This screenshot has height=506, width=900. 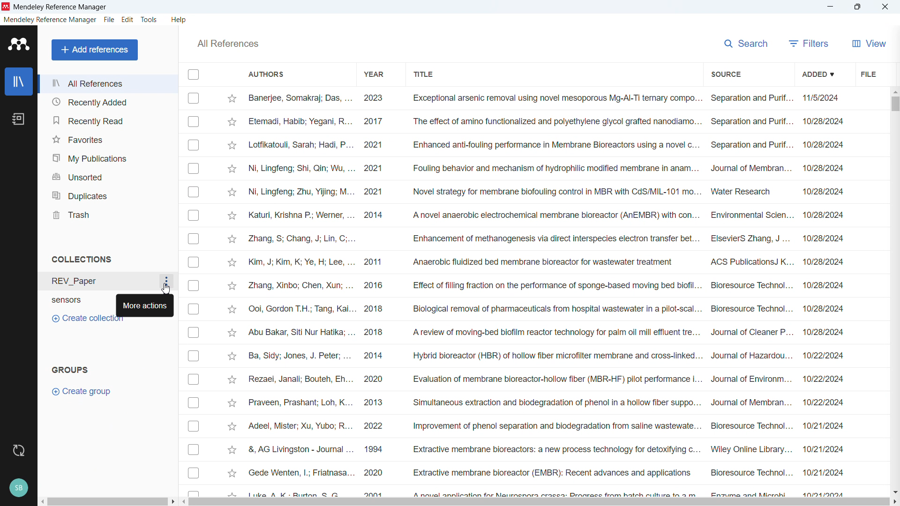 What do you see at coordinates (547, 168) in the screenshot?
I see `Ni, Lingfeng; Shi, Qin; Wu, ... 2021 Fouling behavior and mechanism of hydrophilic modified membrane in anam... Journal of Membran... 10/28/2024` at bounding box center [547, 168].